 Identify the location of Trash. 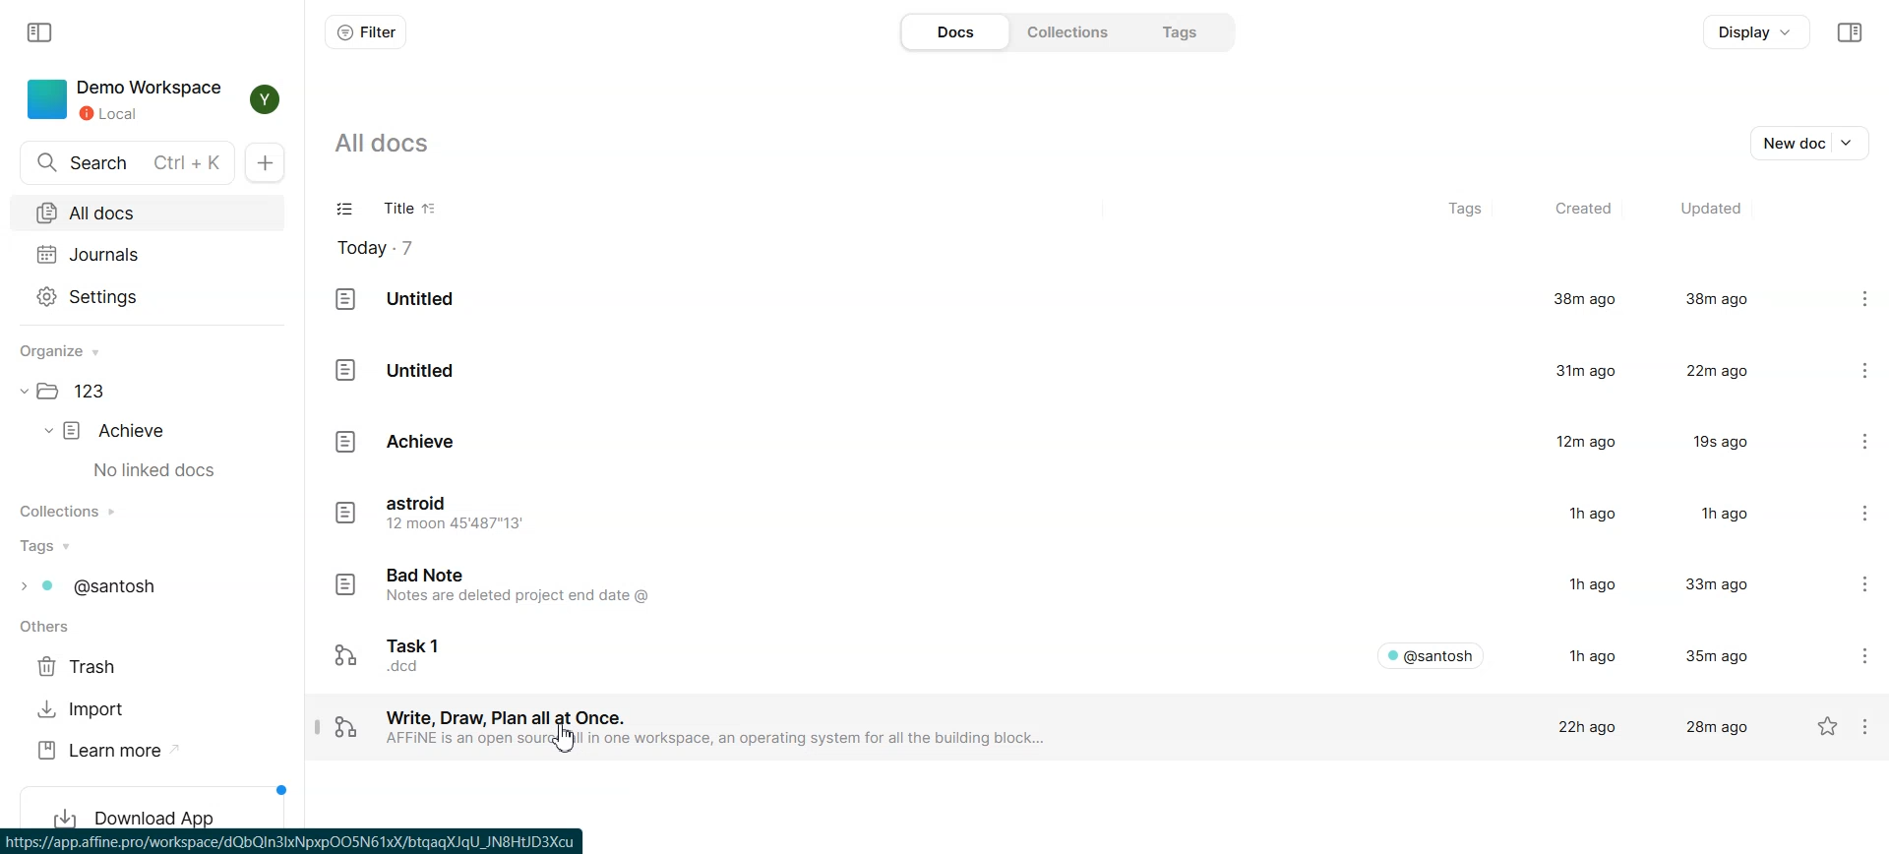
(84, 667).